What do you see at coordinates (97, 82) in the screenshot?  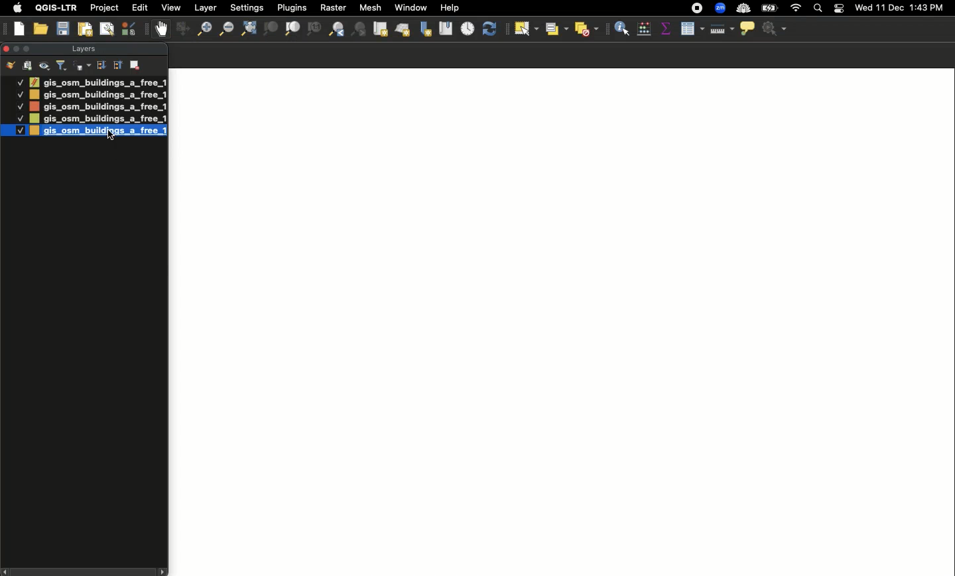 I see `gis_osm_buildings_a_free_1` at bounding box center [97, 82].